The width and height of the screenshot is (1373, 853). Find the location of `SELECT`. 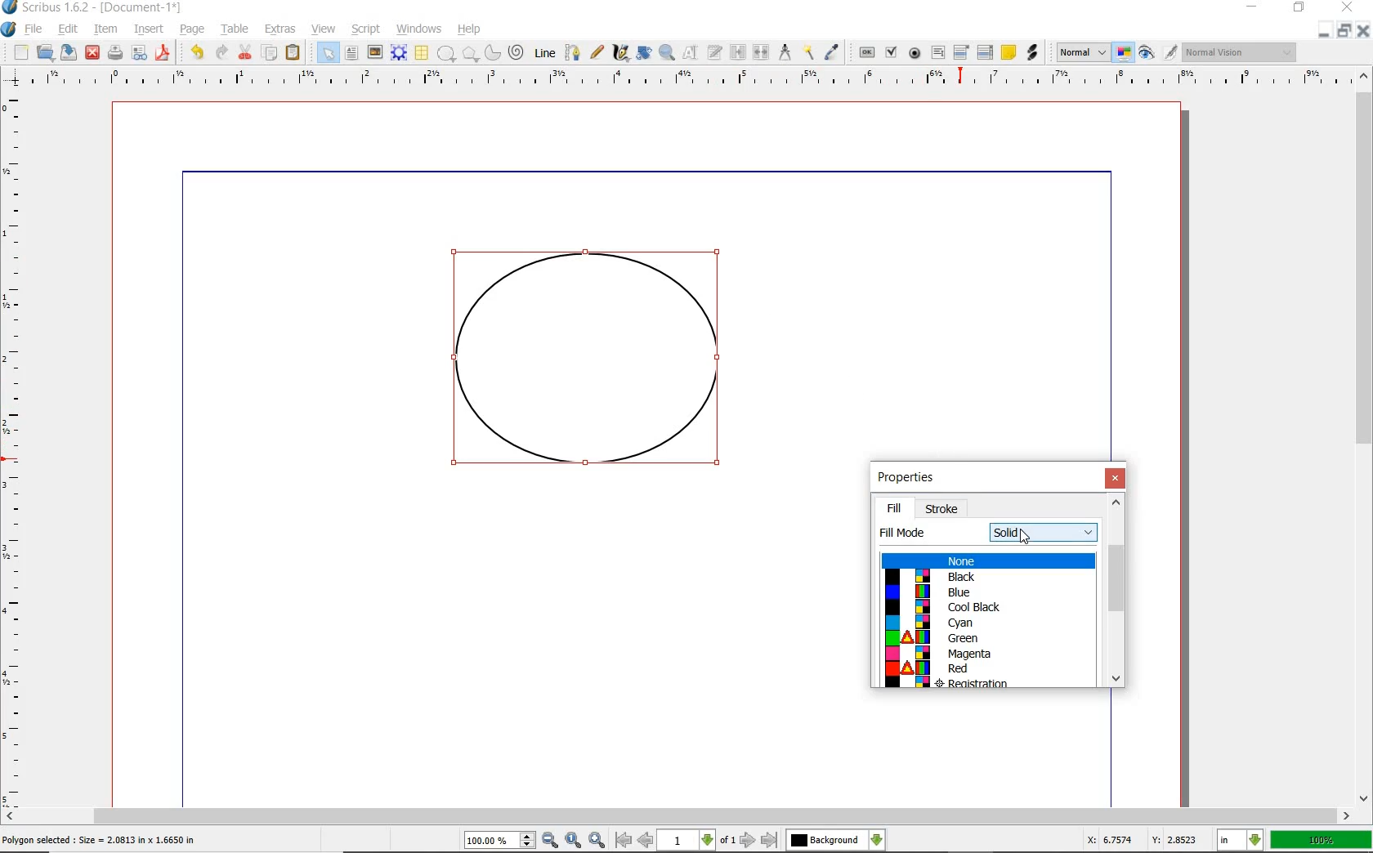

SELECT is located at coordinates (328, 54).